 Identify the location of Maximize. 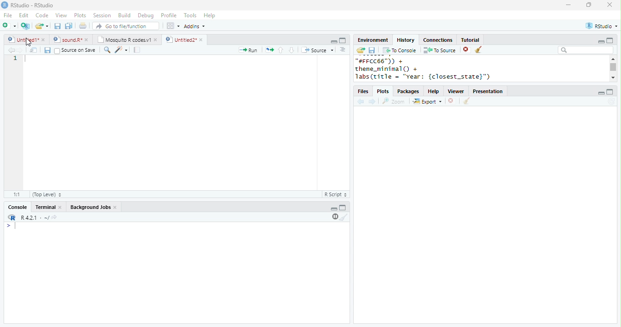
(343, 40).